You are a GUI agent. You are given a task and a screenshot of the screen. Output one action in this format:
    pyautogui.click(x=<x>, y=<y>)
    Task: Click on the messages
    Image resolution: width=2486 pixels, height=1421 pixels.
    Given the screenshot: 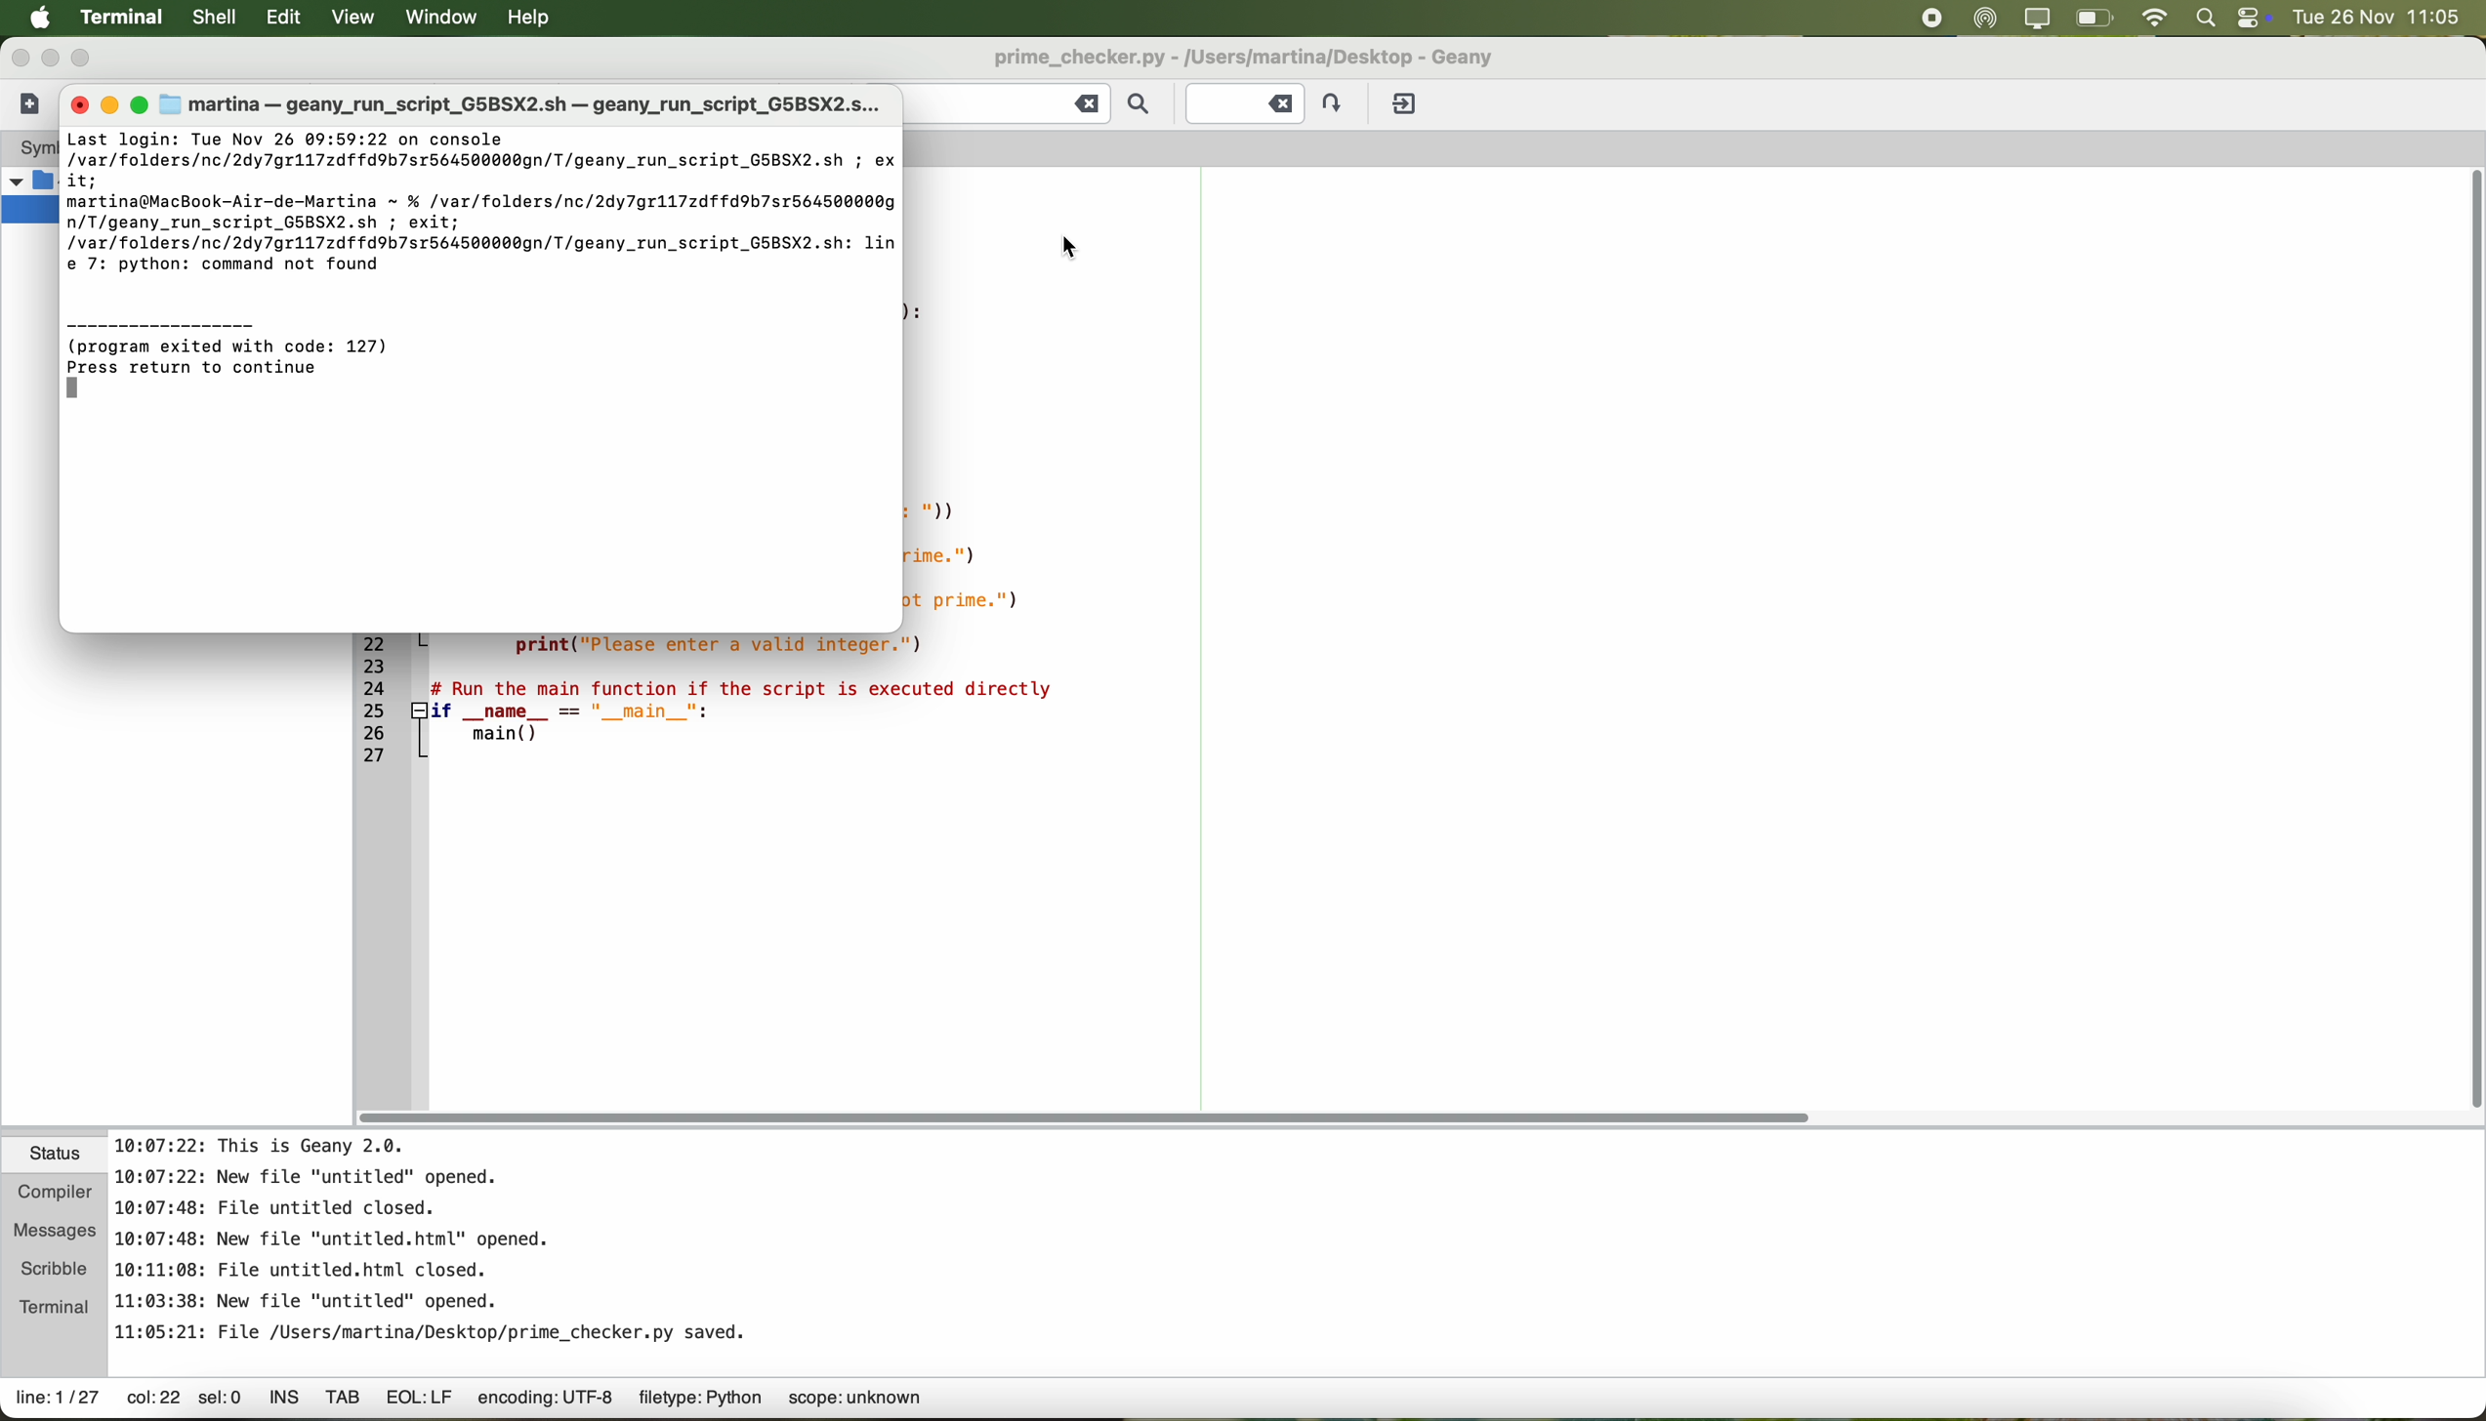 What is the action you would take?
    pyautogui.click(x=56, y=1225)
    